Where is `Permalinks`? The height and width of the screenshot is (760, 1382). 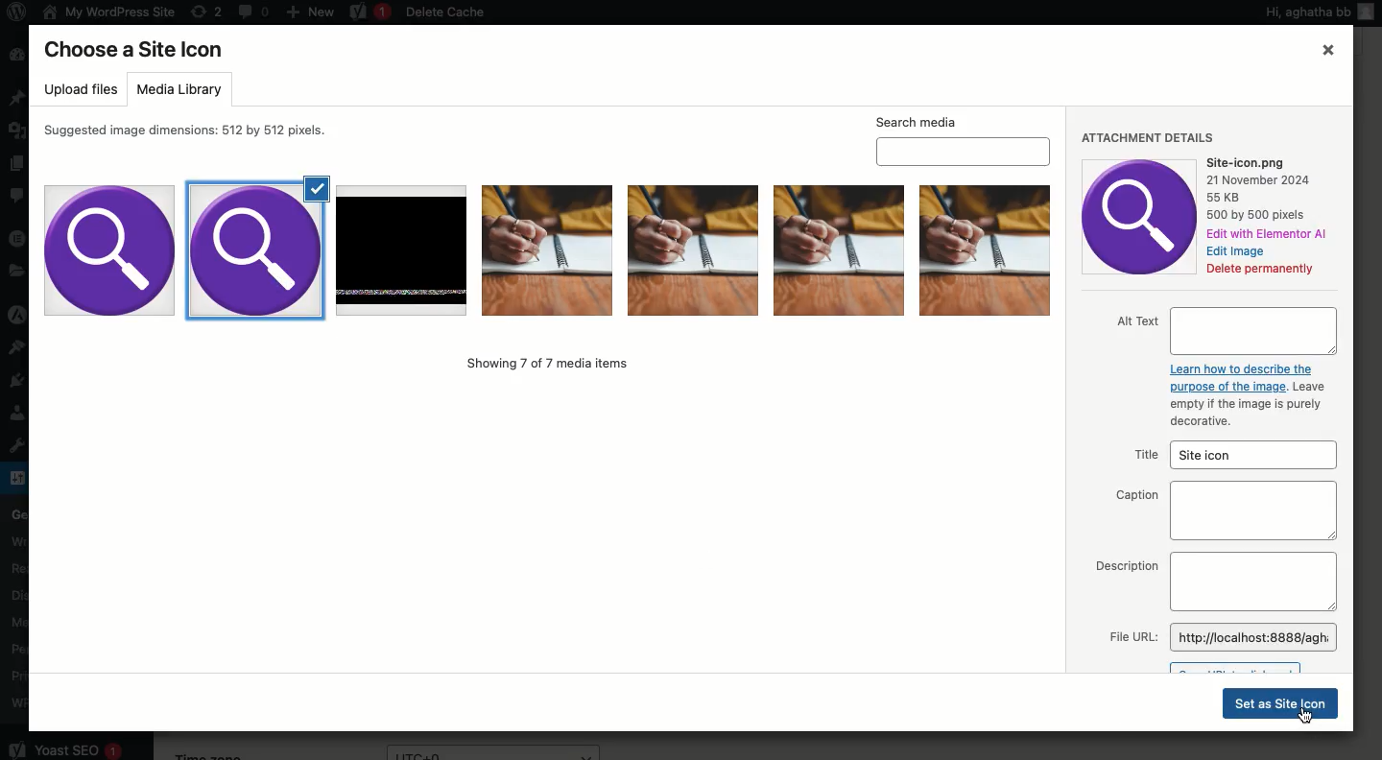 Permalinks is located at coordinates (24, 649).